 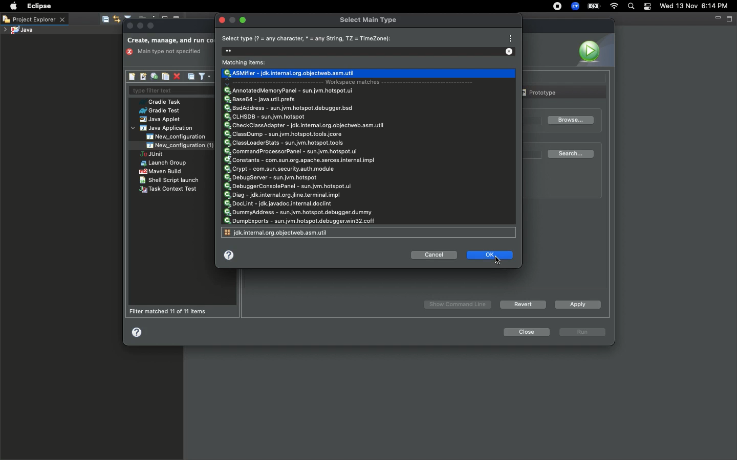 I want to click on cursor, so click(x=497, y=261).